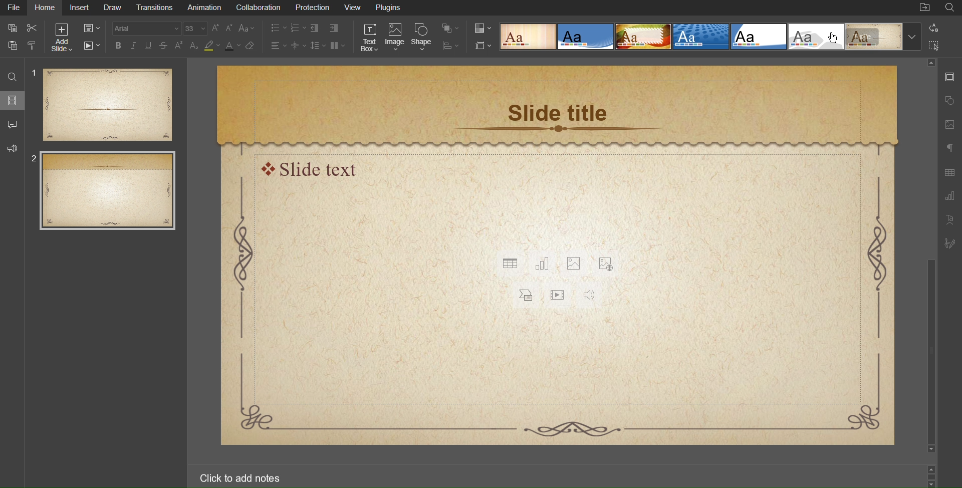  I want to click on New Slide Design, so click(558, 256).